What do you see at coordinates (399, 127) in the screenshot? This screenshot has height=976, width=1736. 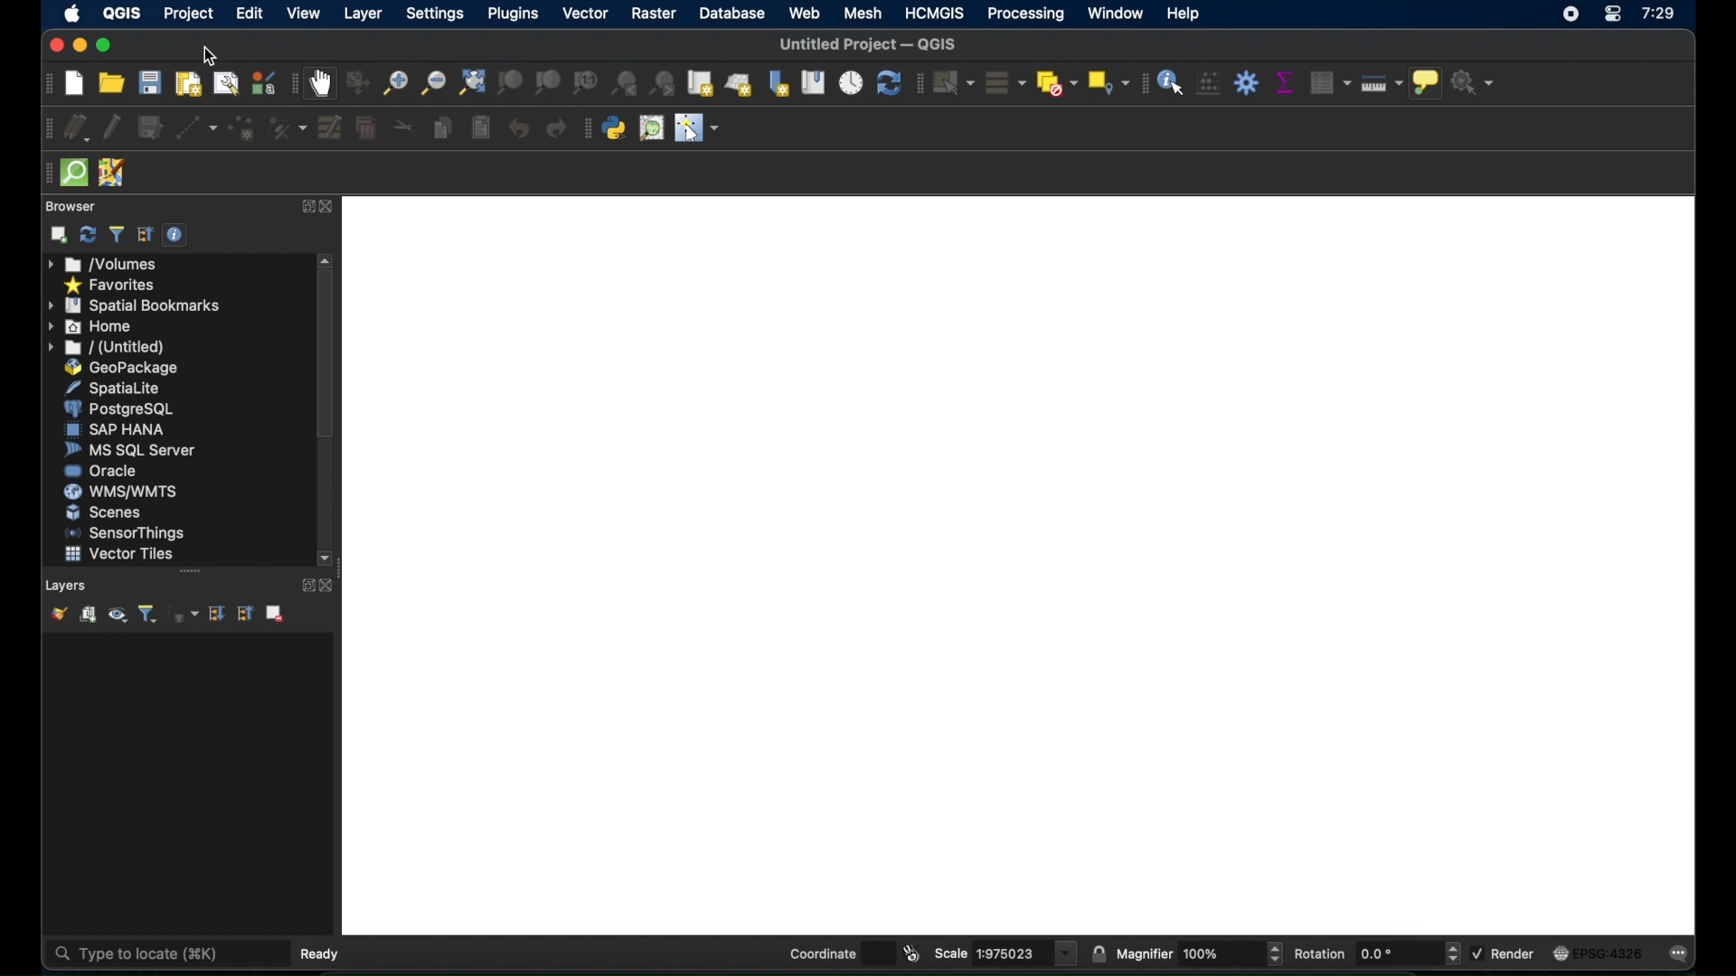 I see `cut features` at bounding box center [399, 127].